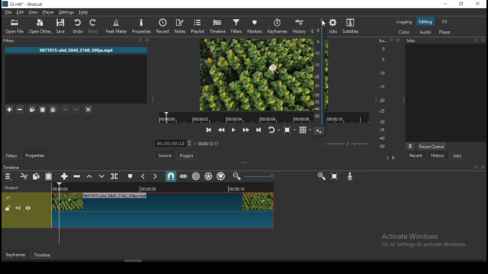 The width and height of the screenshot is (488, 274). Describe the element at coordinates (42, 109) in the screenshot. I see `paste filter` at that location.